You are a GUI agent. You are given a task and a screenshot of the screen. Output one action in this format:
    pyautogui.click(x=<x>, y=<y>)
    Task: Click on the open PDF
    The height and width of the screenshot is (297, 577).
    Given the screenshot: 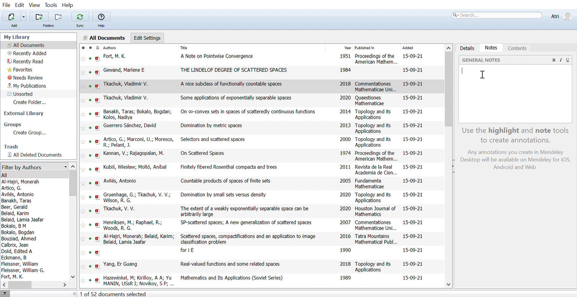 What is the action you would take?
    pyautogui.click(x=97, y=225)
    